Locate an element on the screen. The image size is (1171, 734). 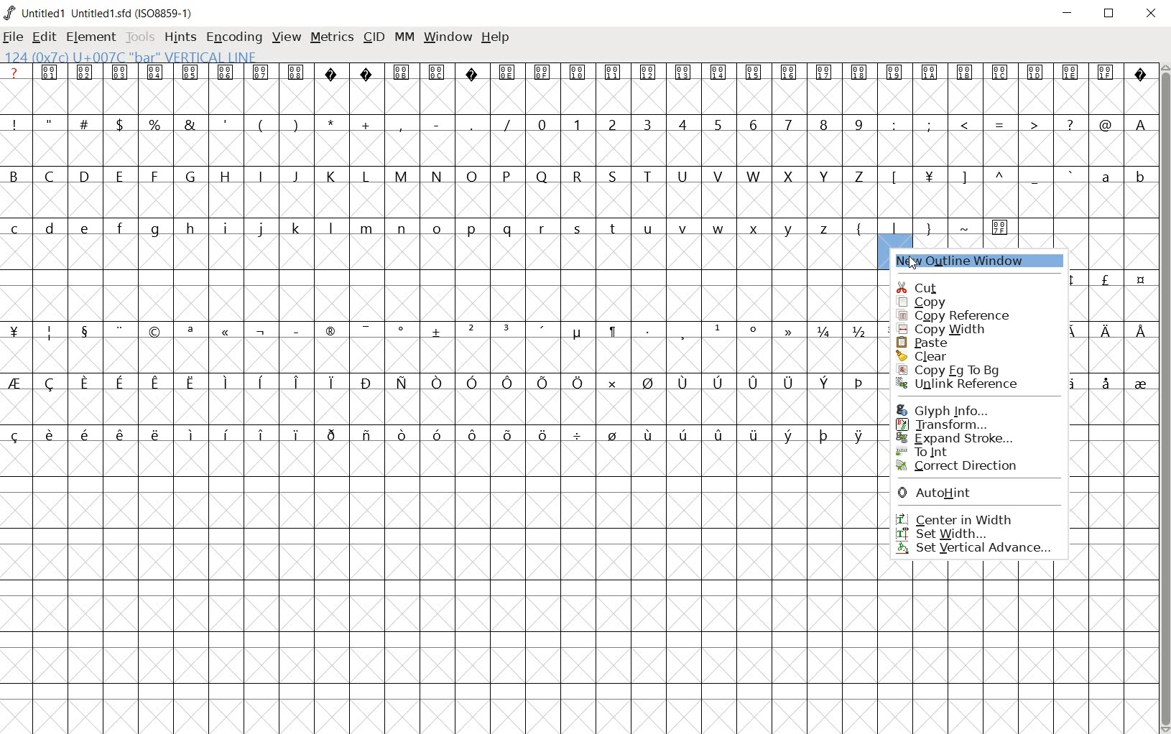
view is located at coordinates (287, 35).